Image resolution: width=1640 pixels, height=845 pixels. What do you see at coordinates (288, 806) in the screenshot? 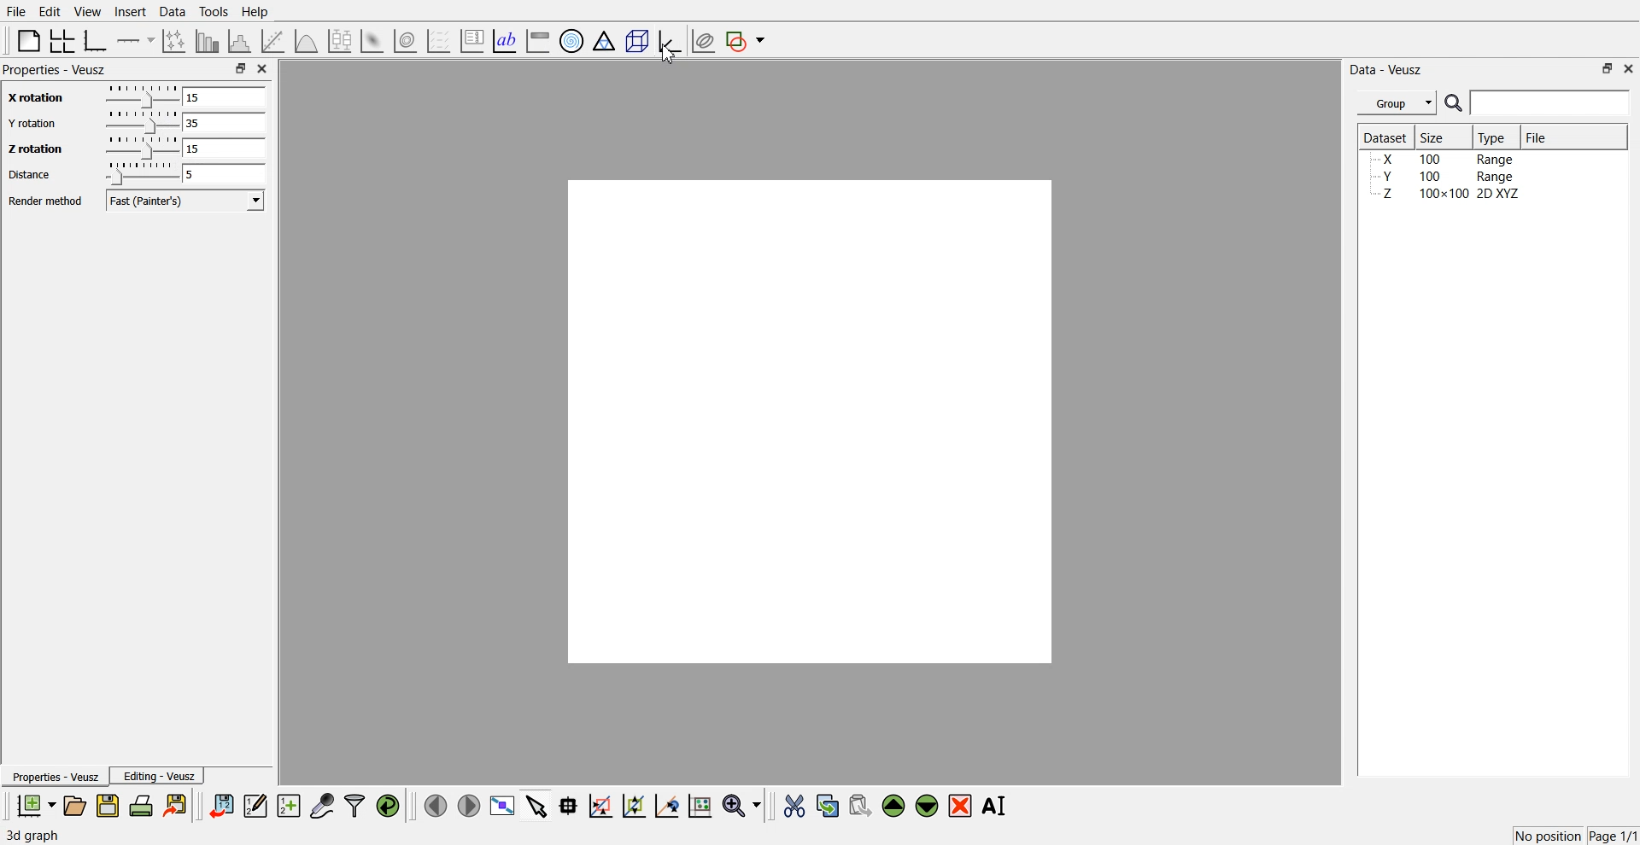
I see `Create new dataset for ranging` at bounding box center [288, 806].